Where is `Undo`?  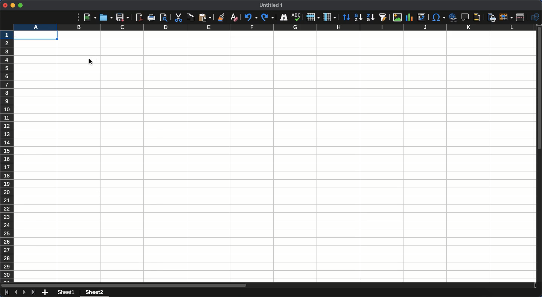 Undo is located at coordinates (250, 17).